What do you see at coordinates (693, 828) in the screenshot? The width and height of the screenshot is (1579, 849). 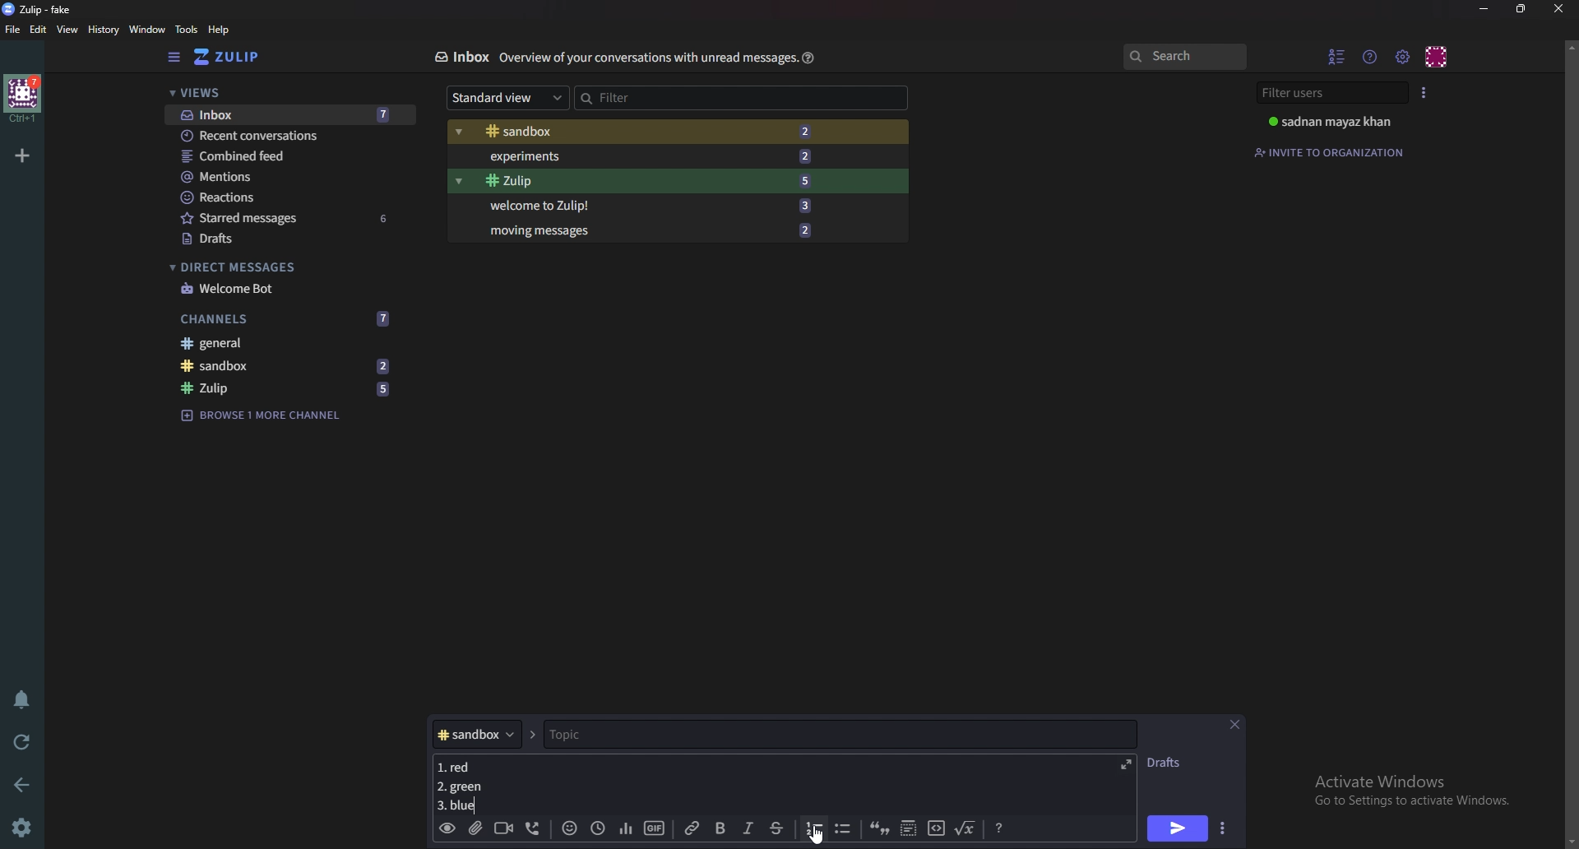 I see `link` at bounding box center [693, 828].